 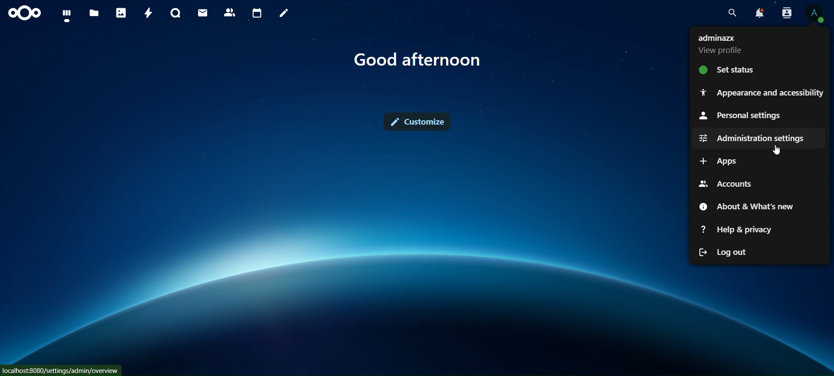 I want to click on notifications, so click(x=760, y=13).